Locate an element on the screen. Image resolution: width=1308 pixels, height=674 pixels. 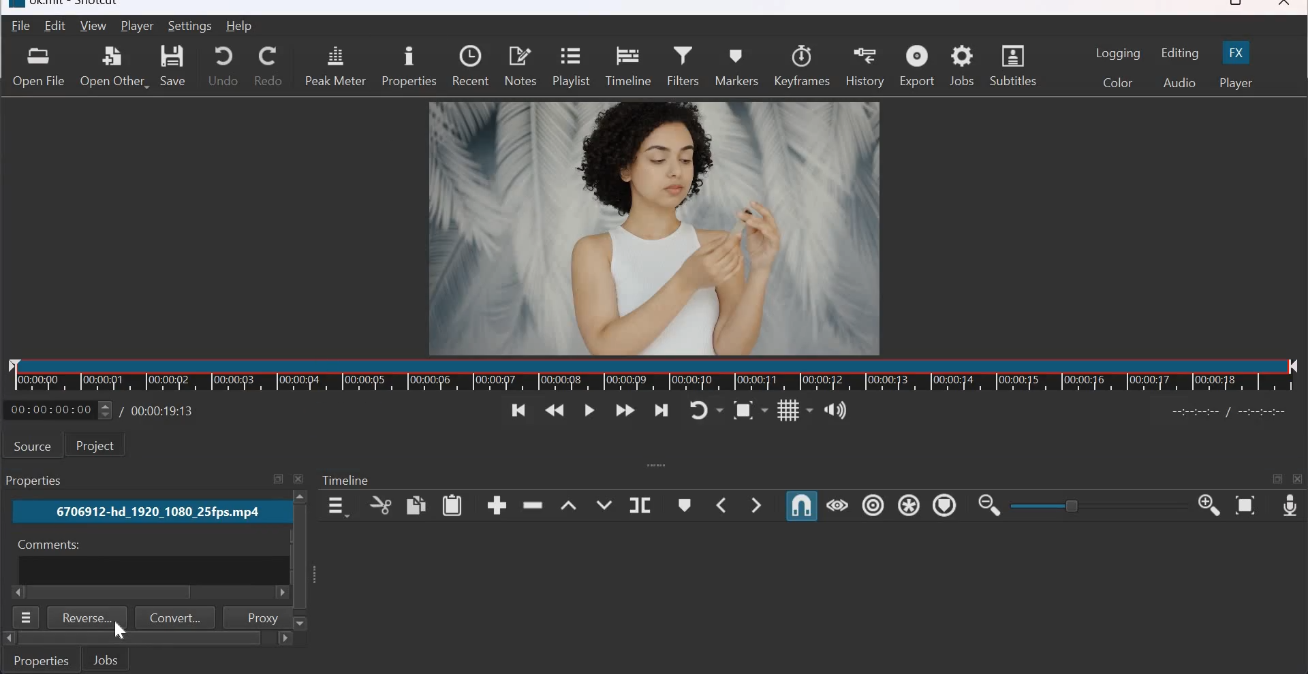
Properties is located at coordinates (42, 660).